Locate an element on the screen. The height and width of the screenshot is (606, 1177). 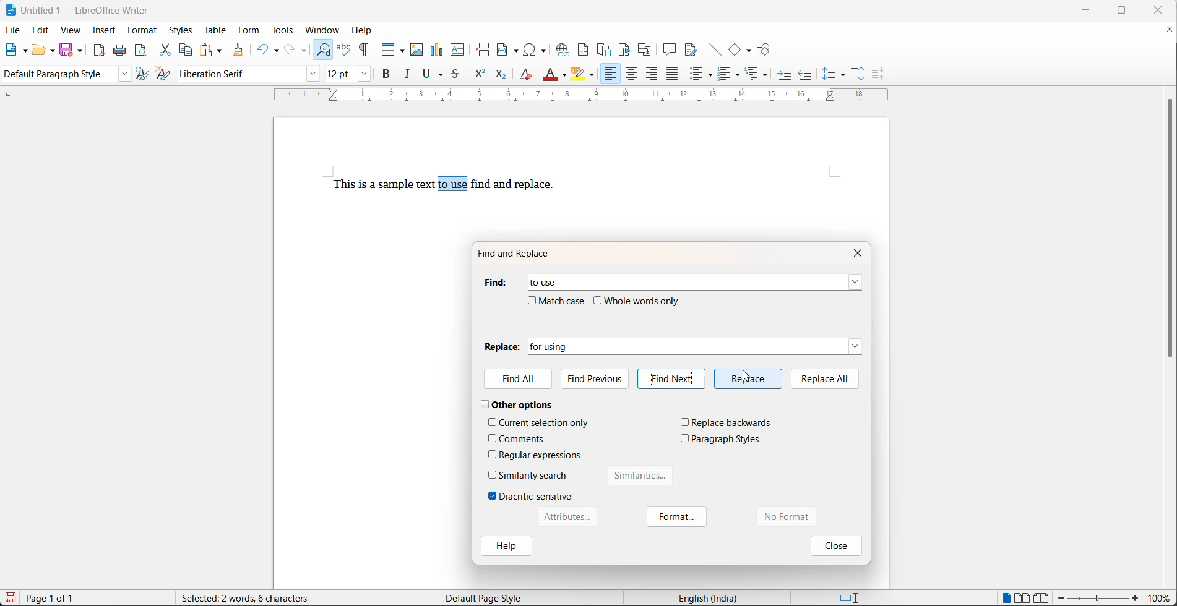
minimize is located at coordinates (1092, 9).